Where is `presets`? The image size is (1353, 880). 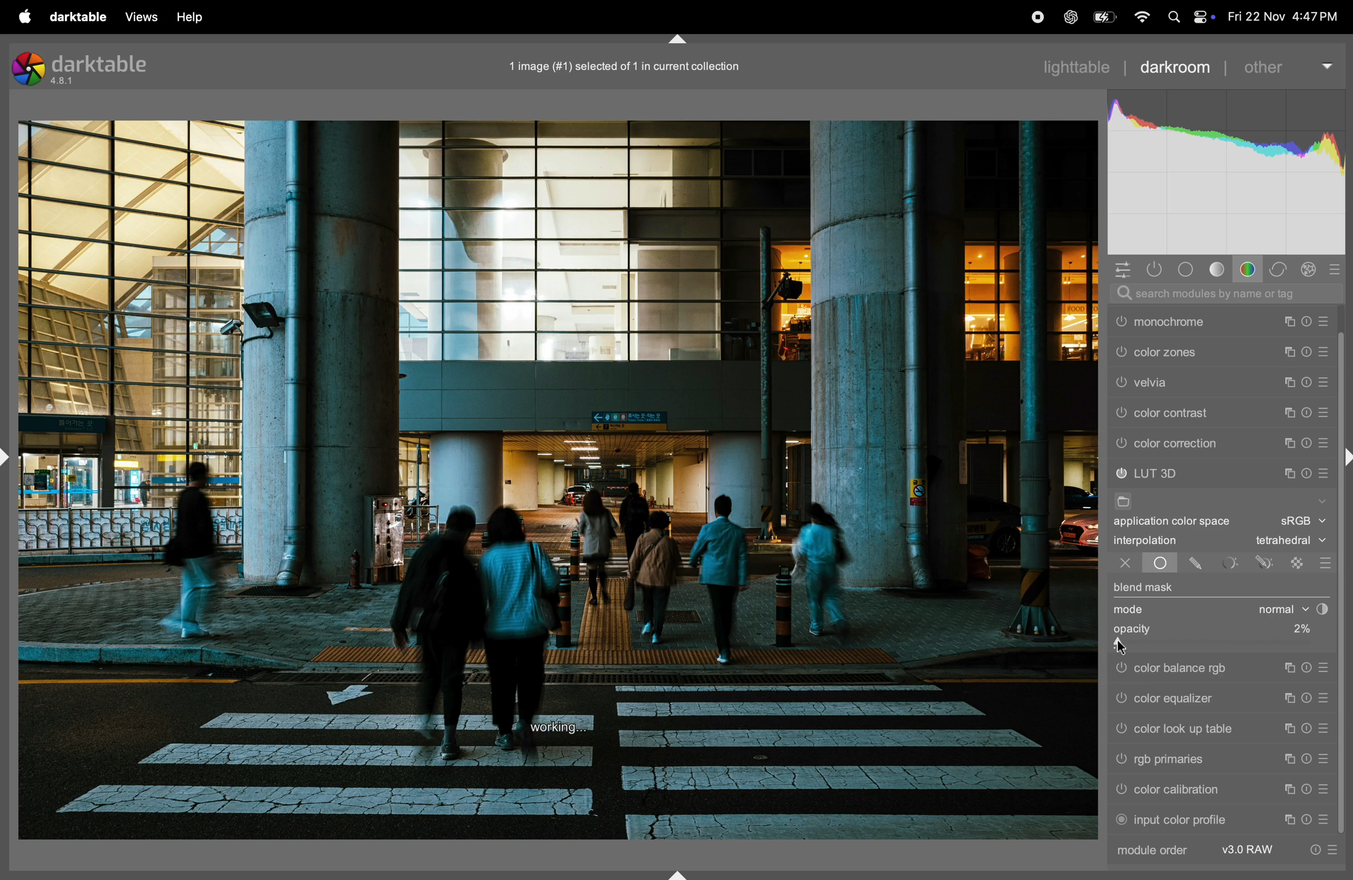 presets is located at coordinates (1325, 379).